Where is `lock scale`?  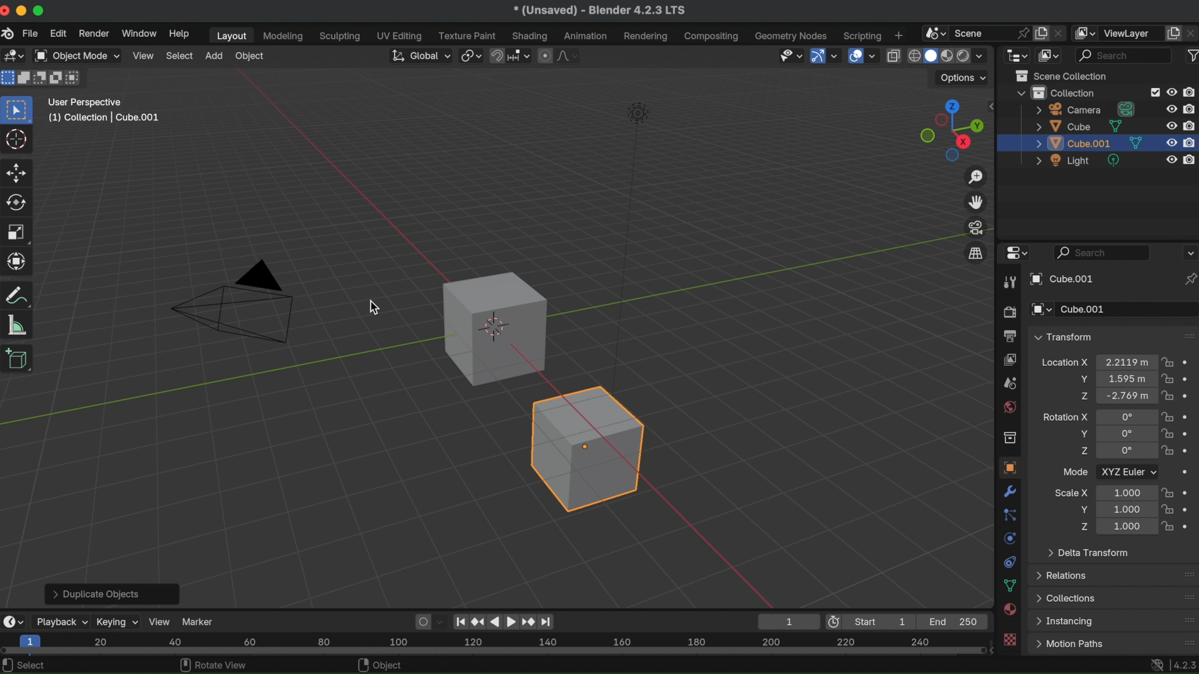
lock scale is located at coordinates (1169, 524).